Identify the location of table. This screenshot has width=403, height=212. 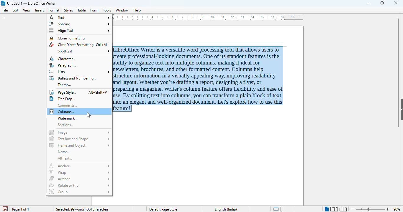
(82, 10).